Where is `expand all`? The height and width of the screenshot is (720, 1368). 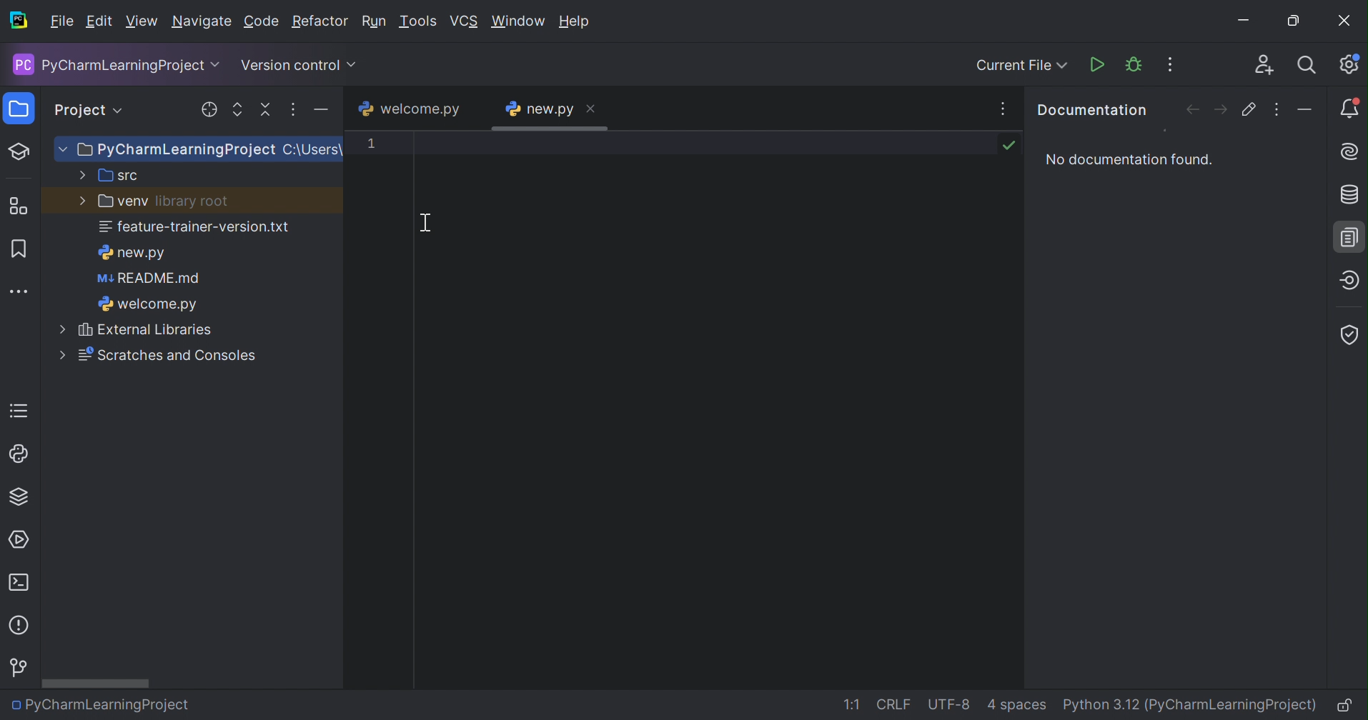
expand all is located at coordinates (235, 109).